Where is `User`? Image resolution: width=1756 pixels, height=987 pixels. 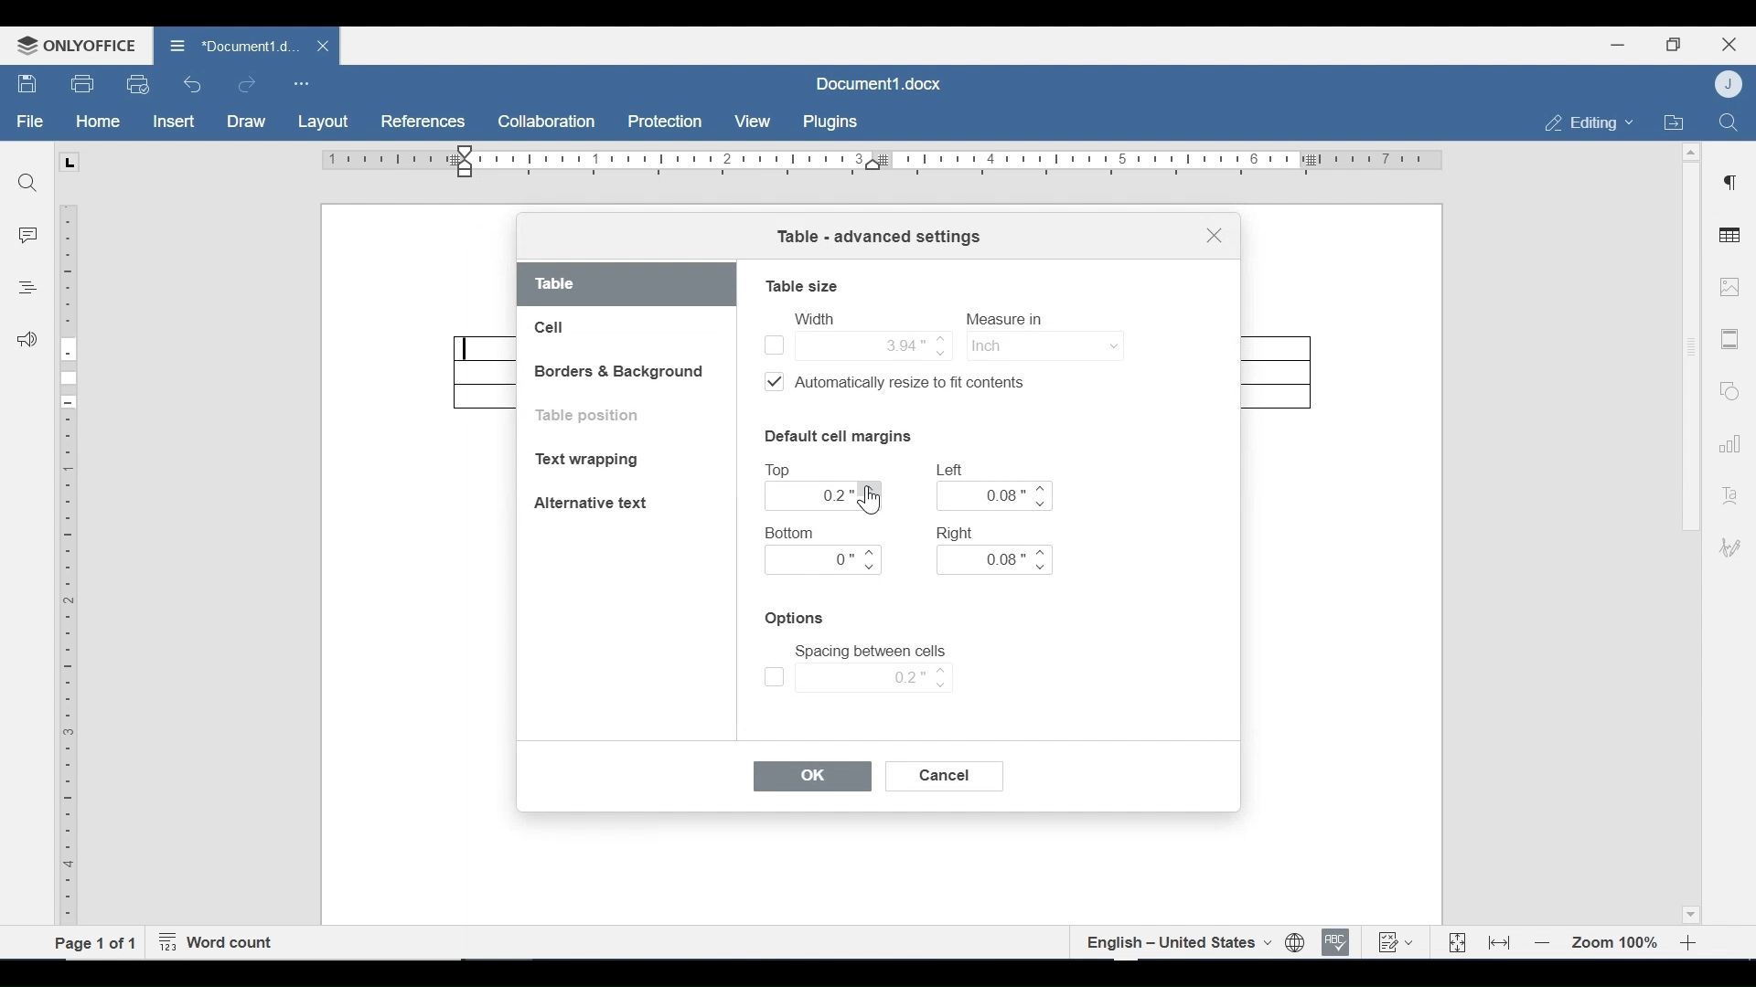
User is located at coordinates (1730, 83).